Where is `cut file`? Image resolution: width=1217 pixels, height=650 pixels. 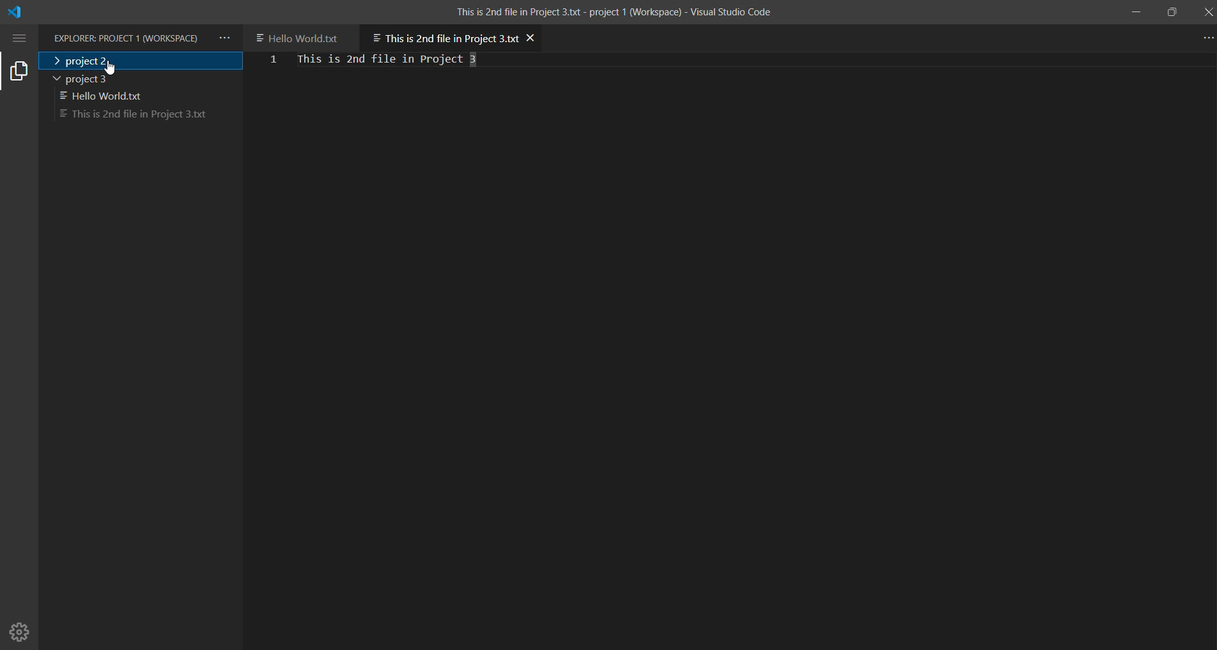 cut file is located at coordinates (132, 116).